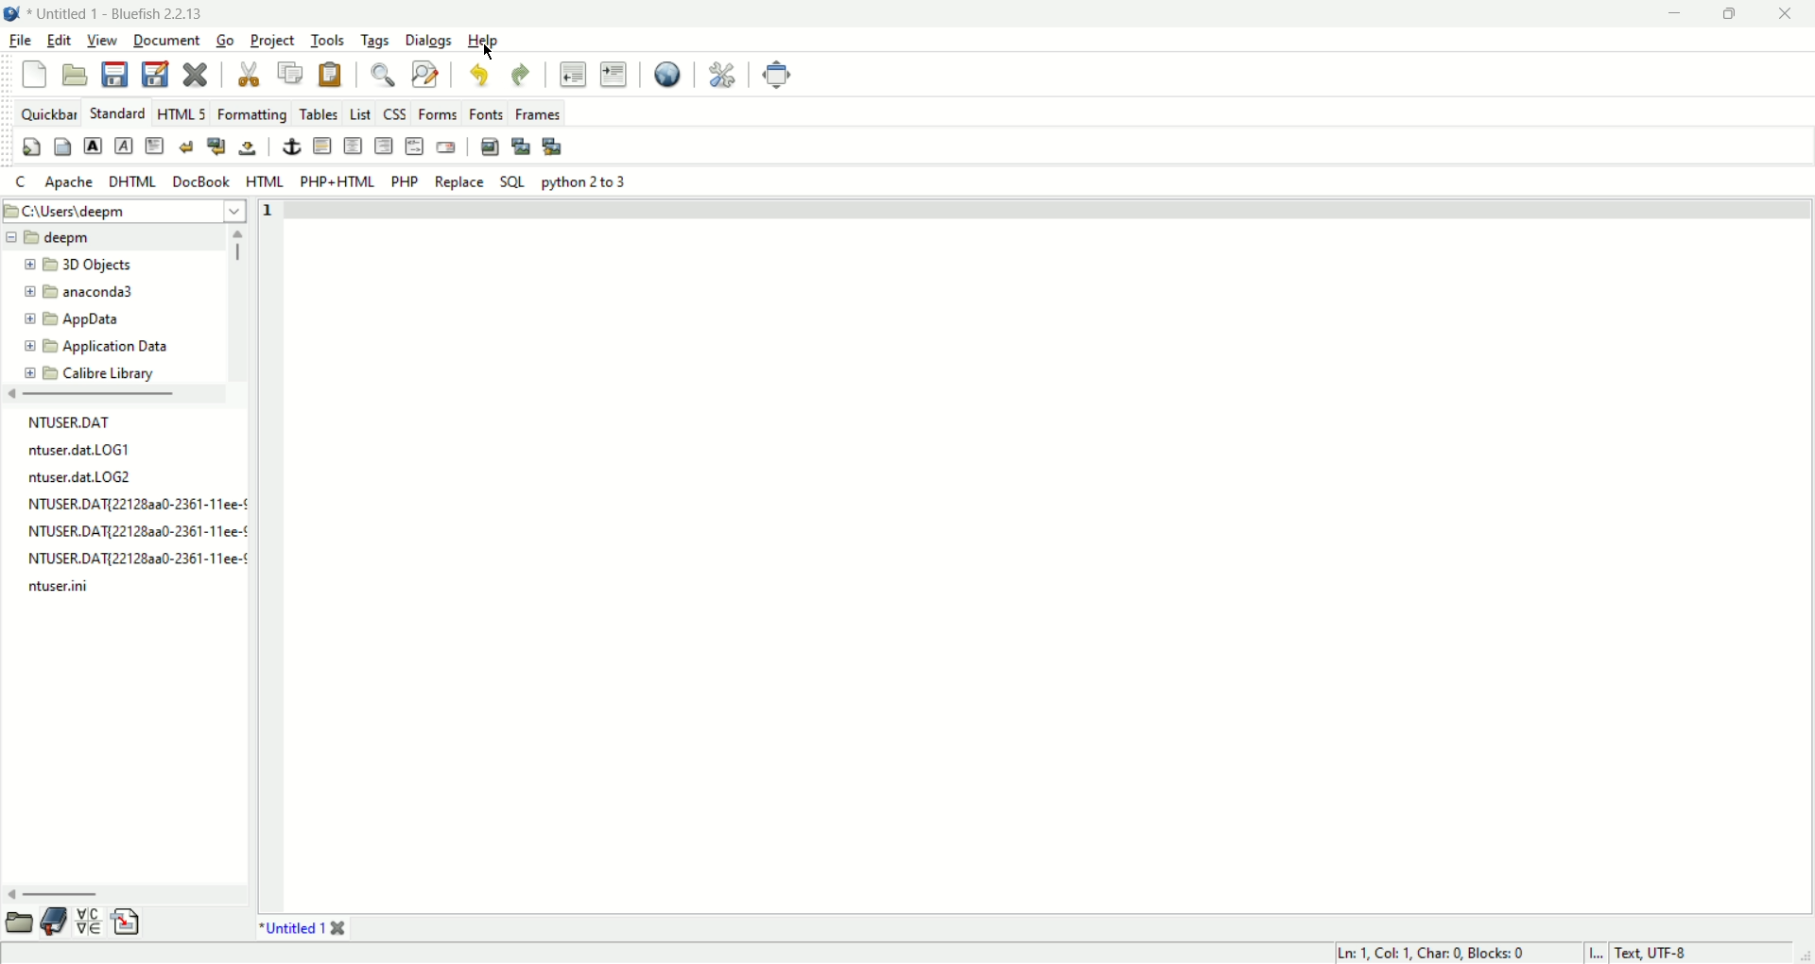 The image size is (1815, 964). Describe the element at coordinates (1738, 14) in the screenshot. I see `maximize` at that location.